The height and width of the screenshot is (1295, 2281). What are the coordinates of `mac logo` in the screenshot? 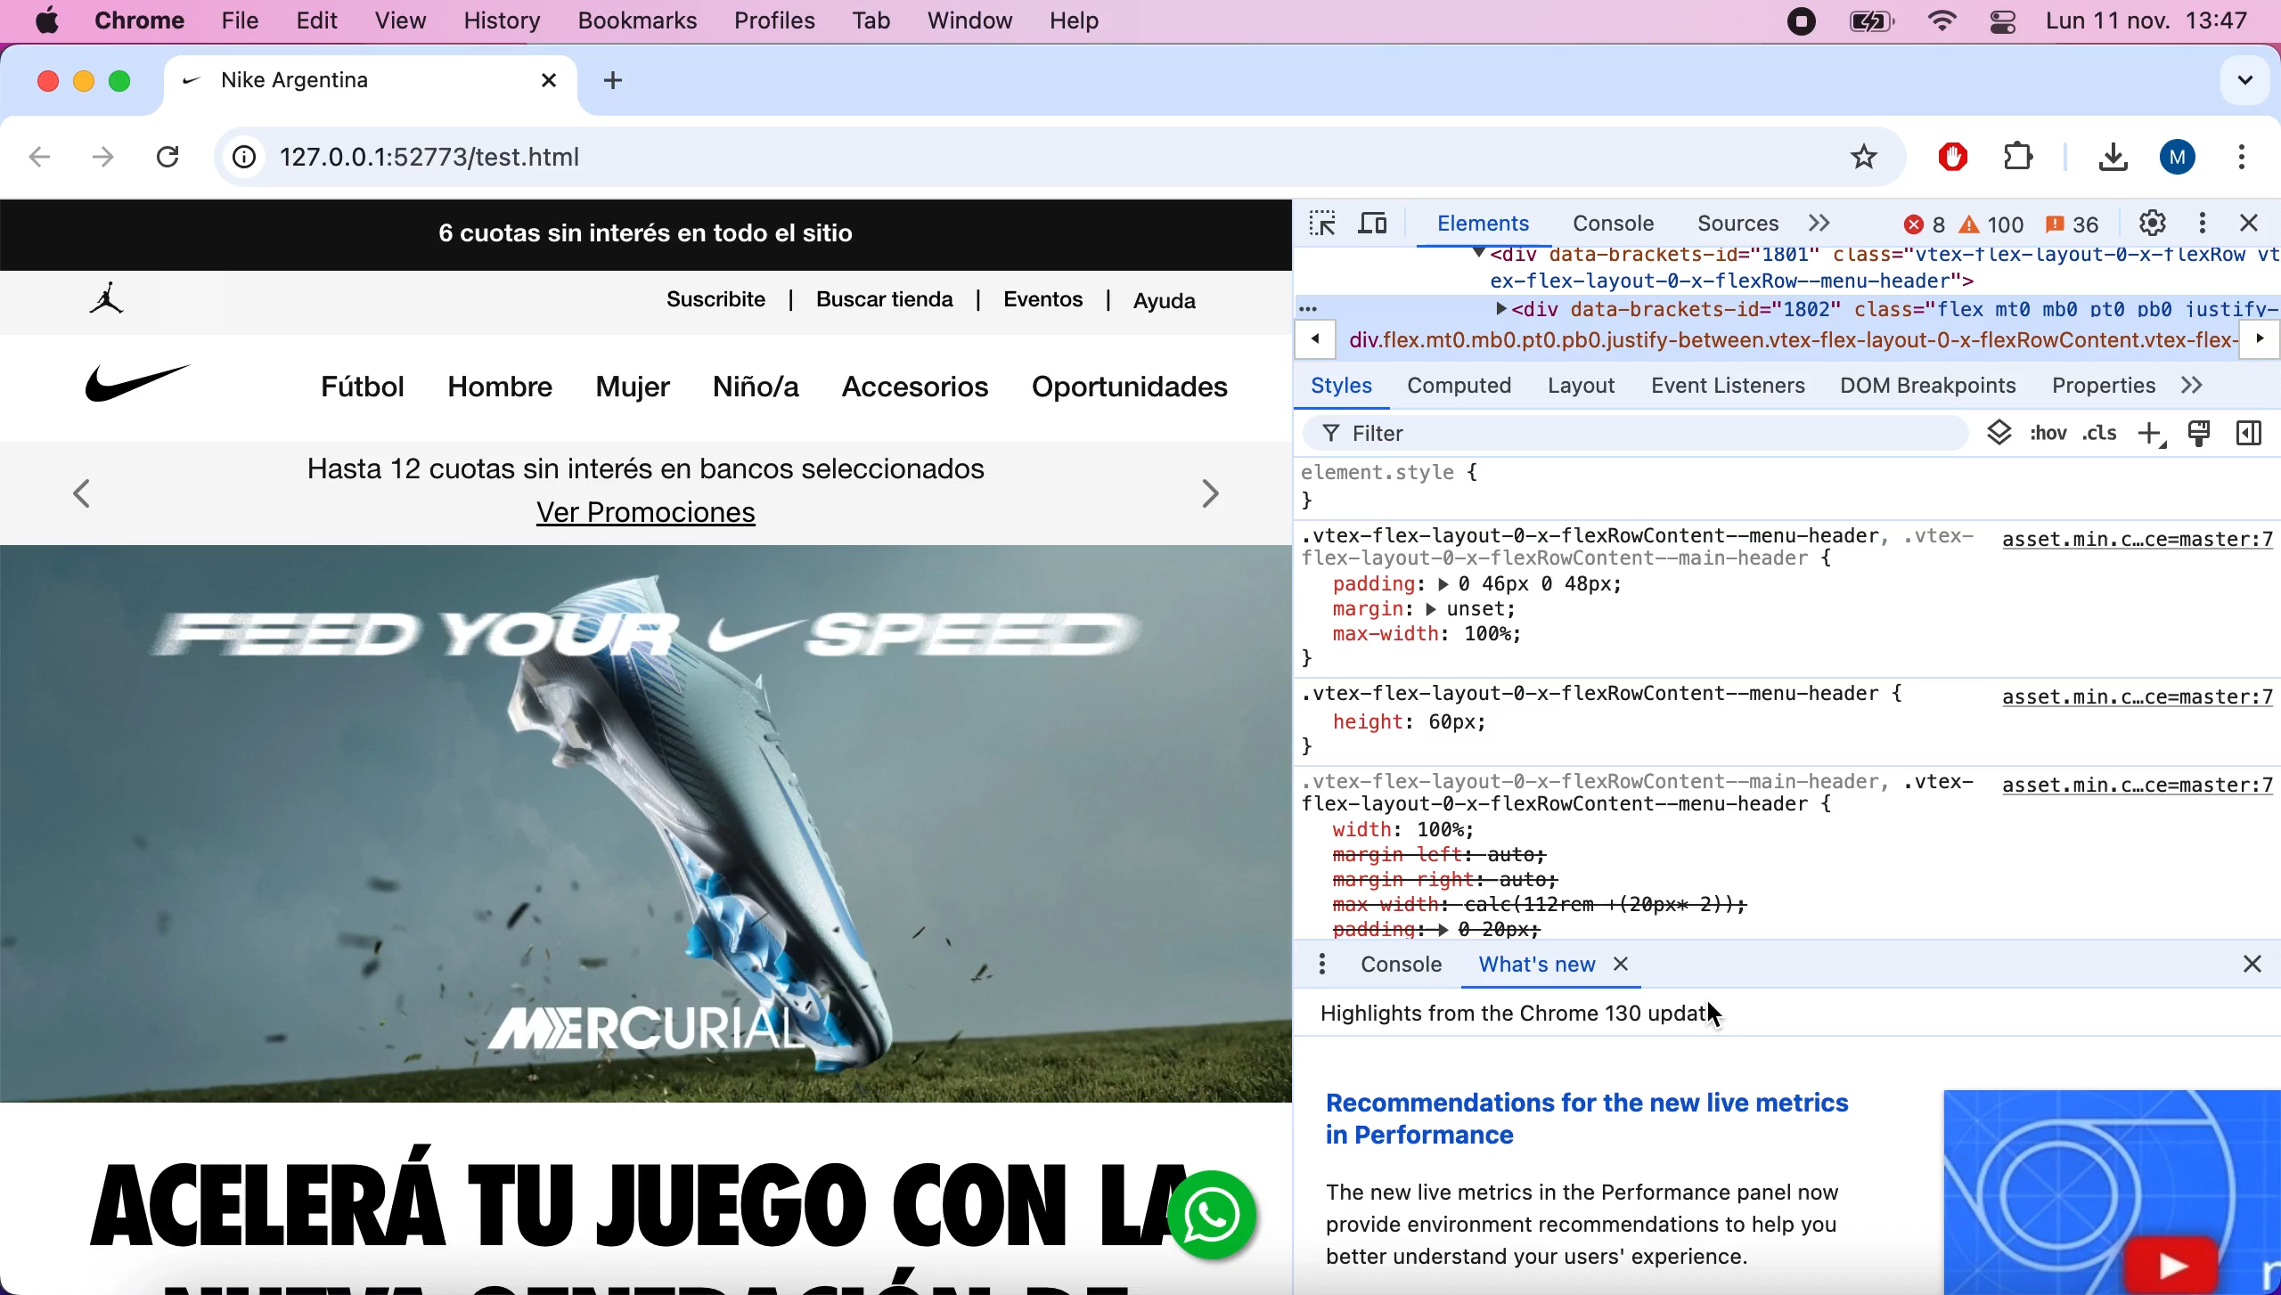 It's located at (48, 23).